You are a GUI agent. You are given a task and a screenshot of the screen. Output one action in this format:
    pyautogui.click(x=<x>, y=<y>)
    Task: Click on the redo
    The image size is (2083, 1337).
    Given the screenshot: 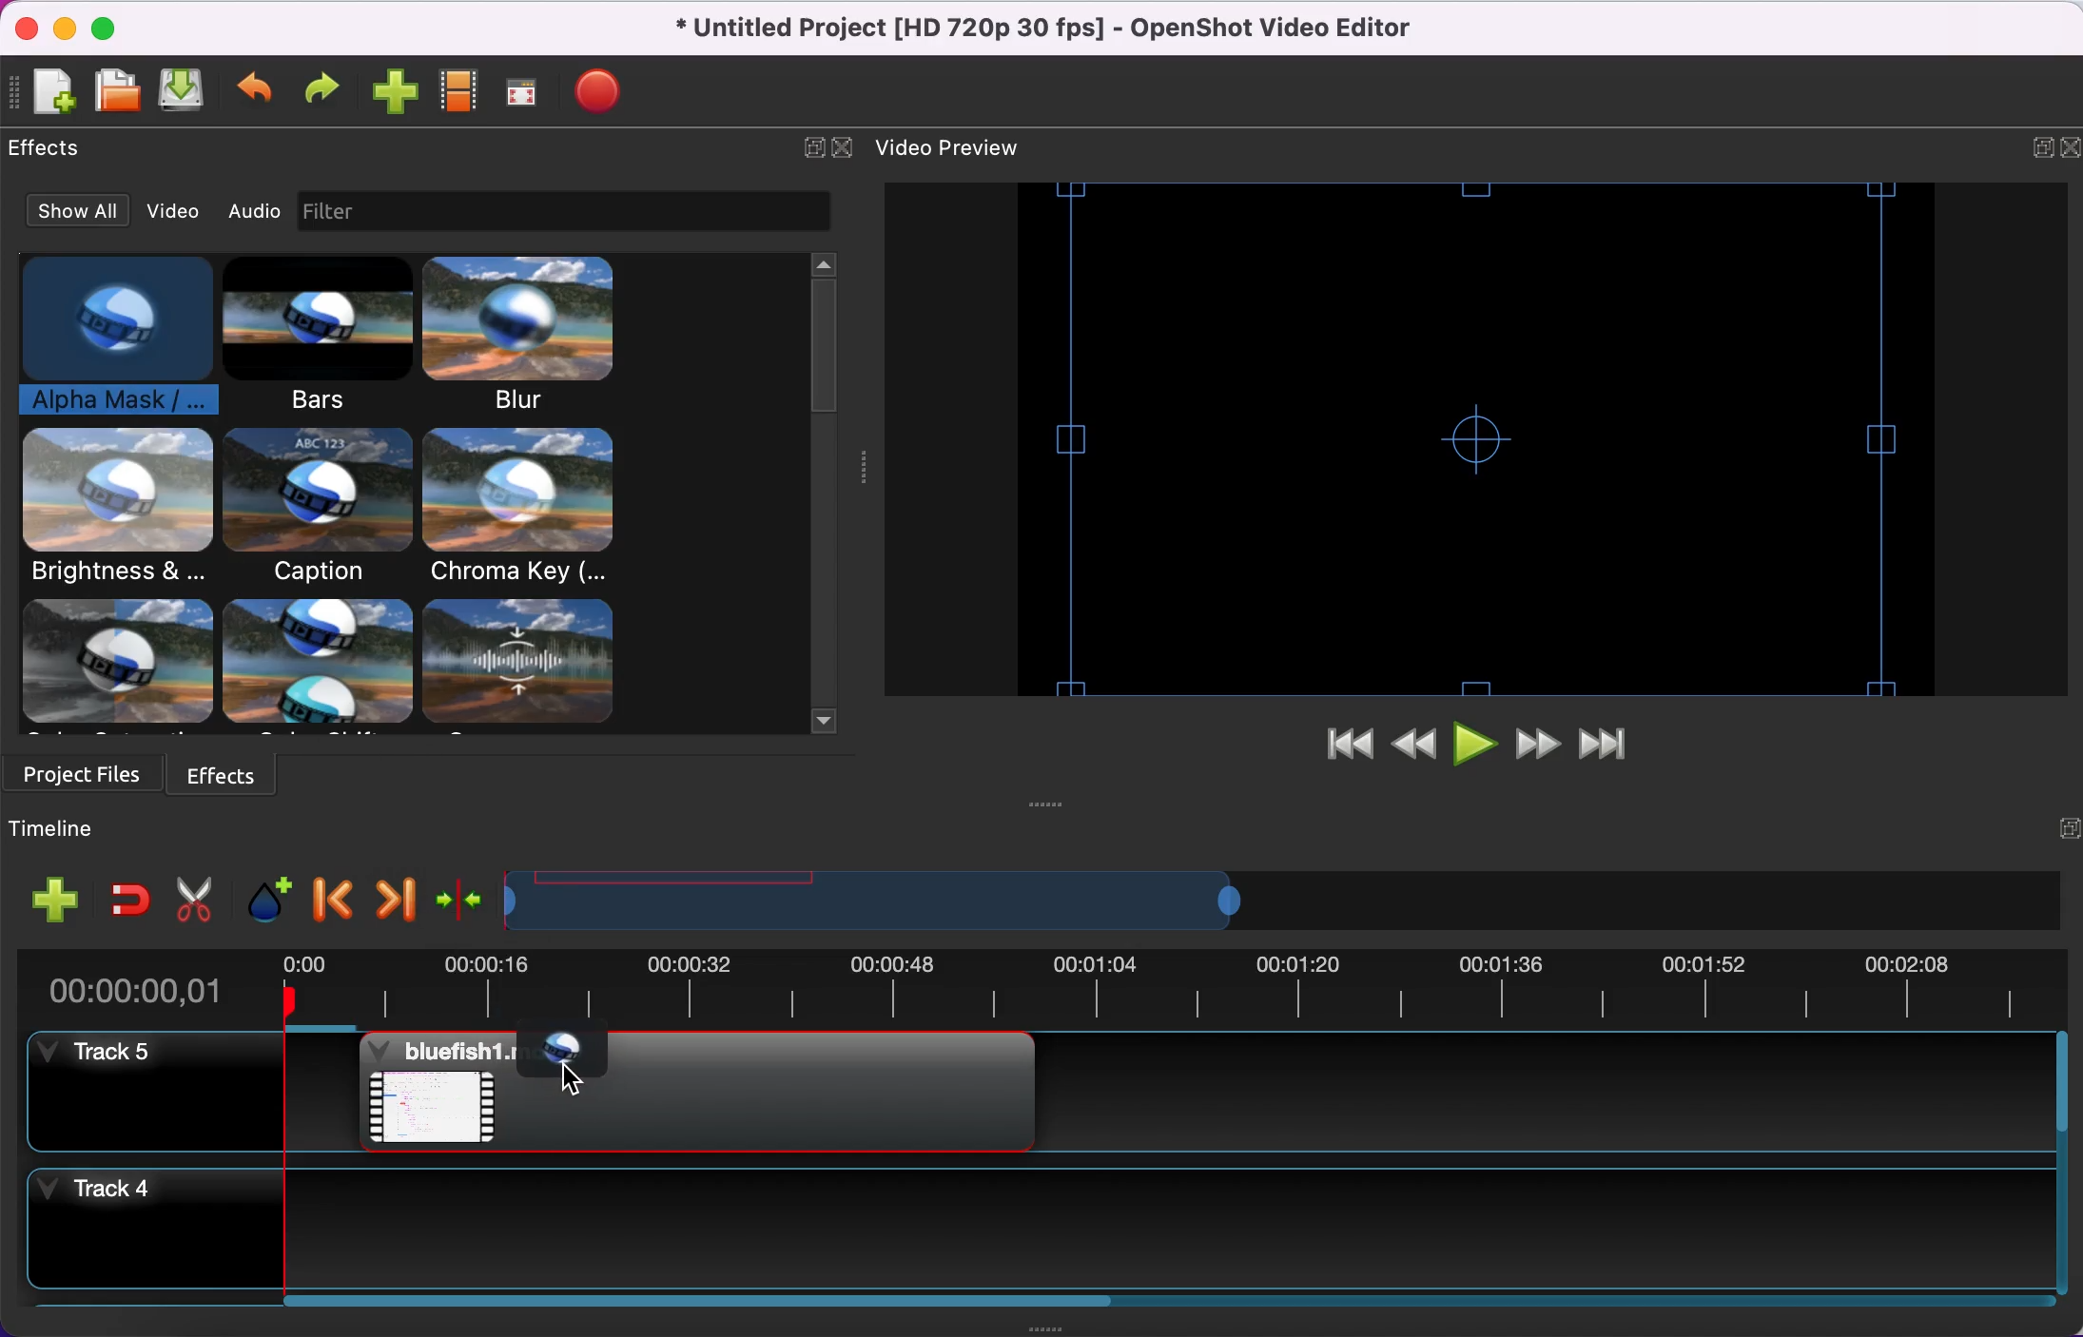 What is the action you would take?
    pyautogui.click(x=321, y=96)
    